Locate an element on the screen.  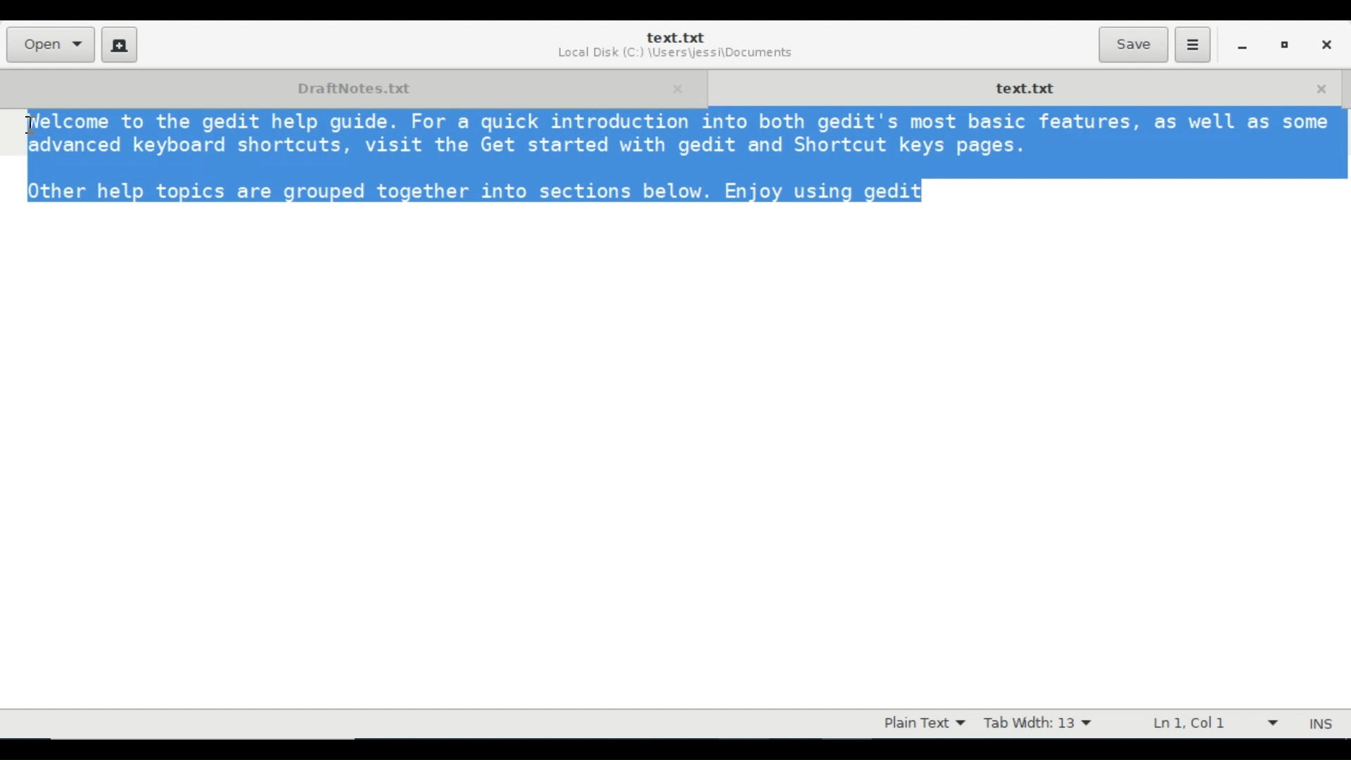
cursor is located at coordinates (30, 124).